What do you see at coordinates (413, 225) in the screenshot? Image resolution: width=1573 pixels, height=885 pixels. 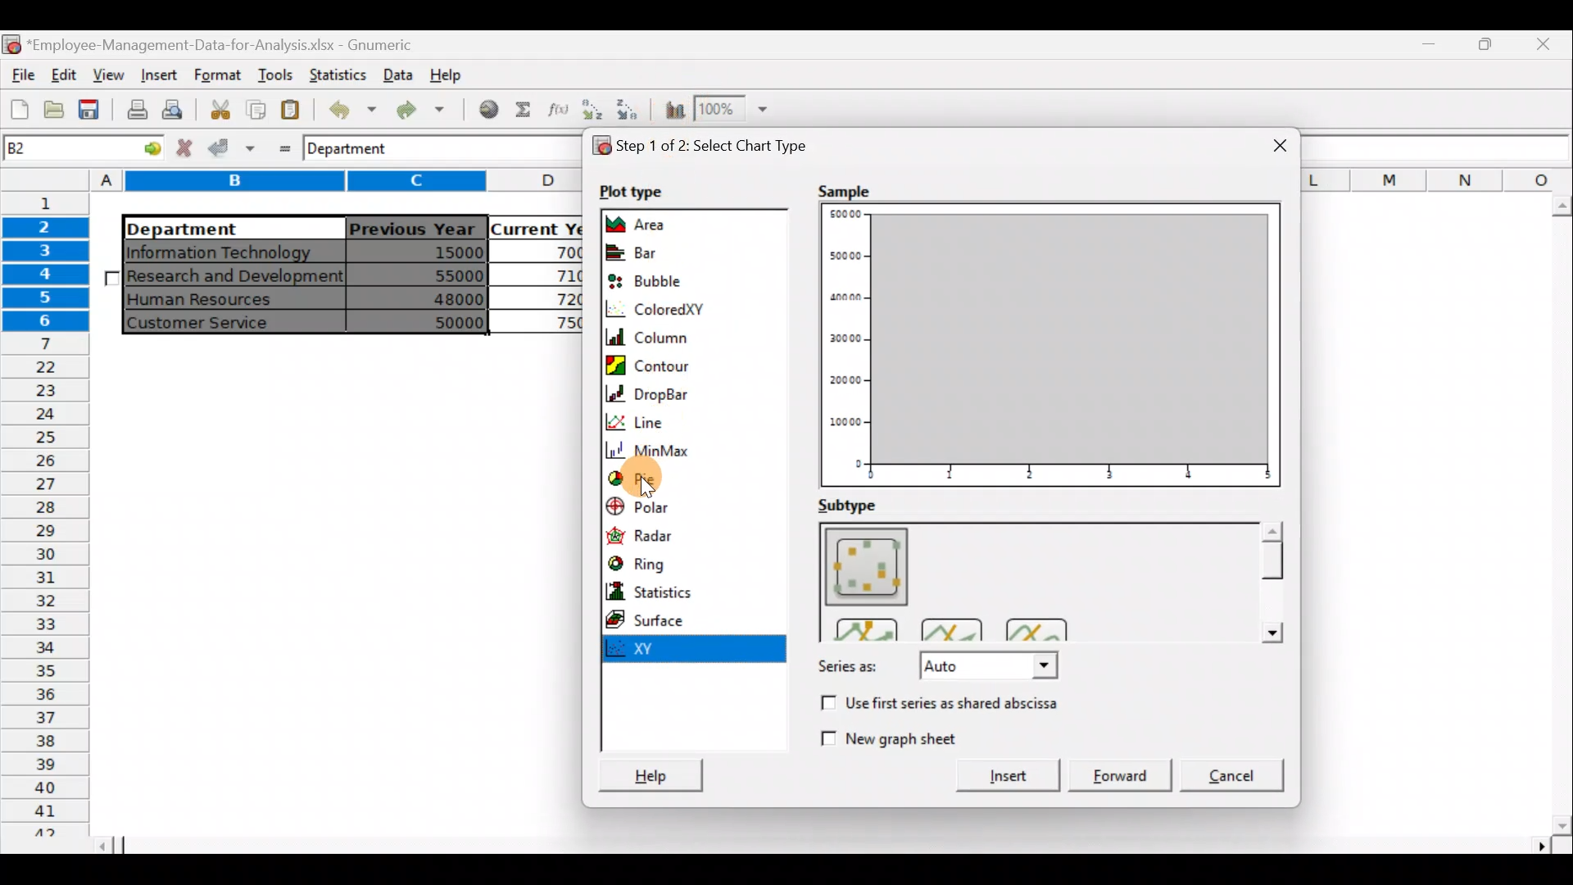 I see `Previous Year` at bounding box center [413, 225].